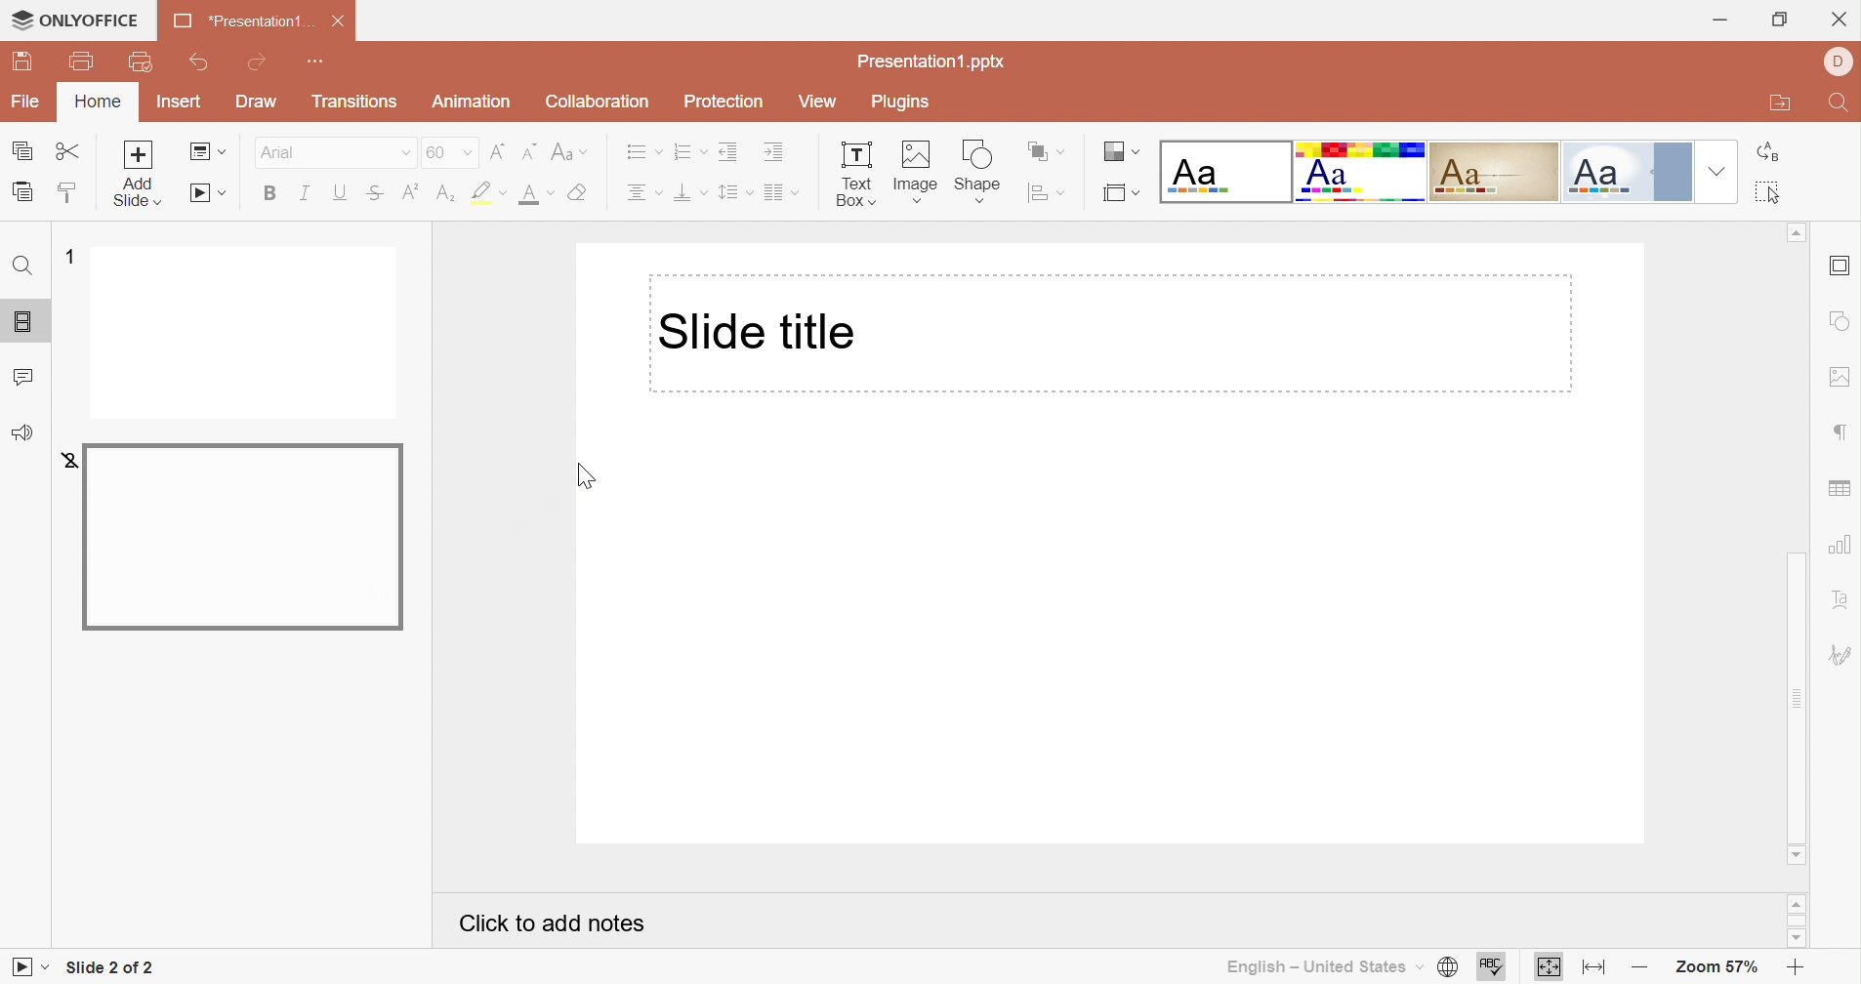 Image resolution: width=1861 pixels, height=984 pixels. Describe the element at coordinates (473, 104) in the screenshot. I see `Animation` at that location.